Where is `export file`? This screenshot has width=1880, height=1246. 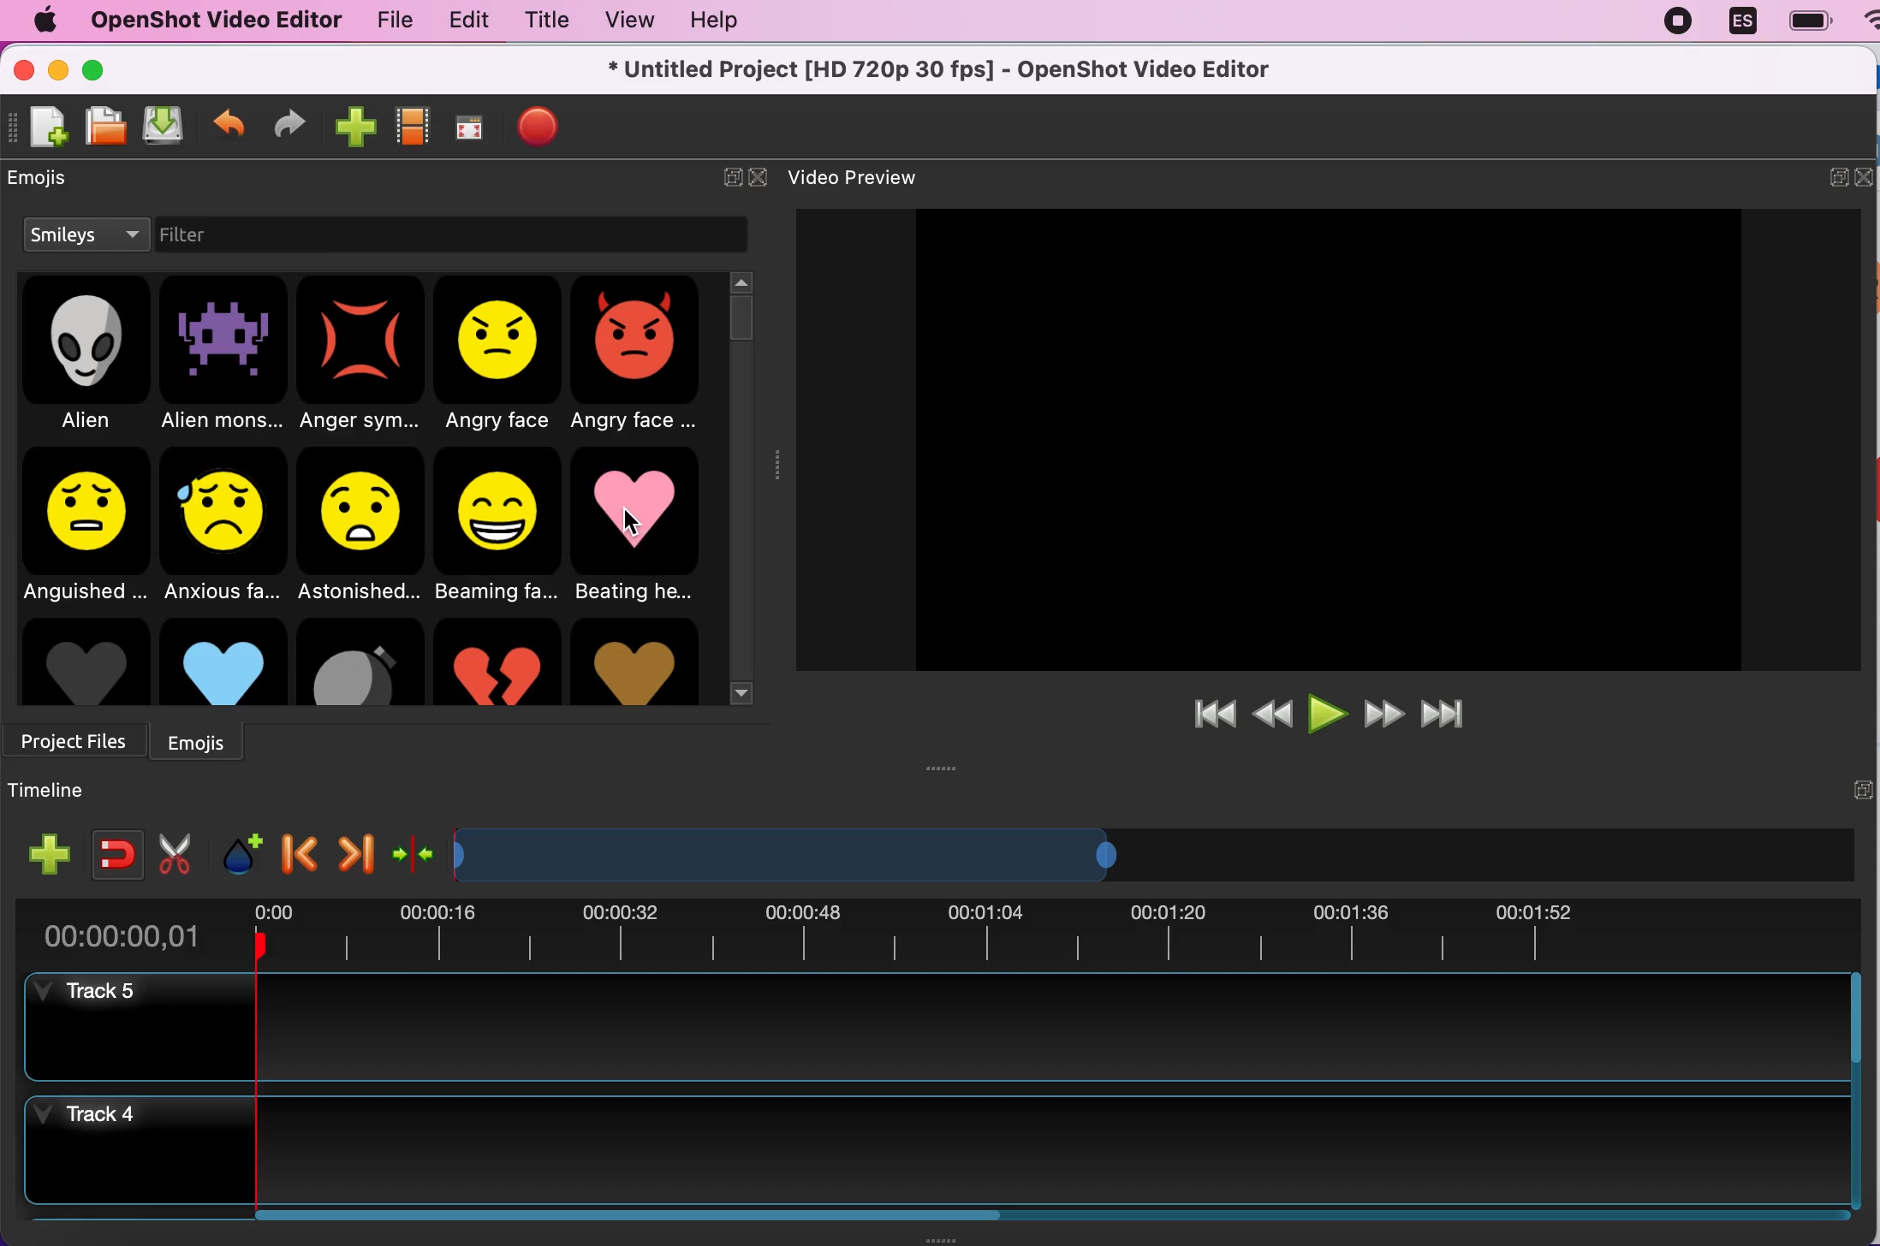 export file is located at coordinates (538, 128).